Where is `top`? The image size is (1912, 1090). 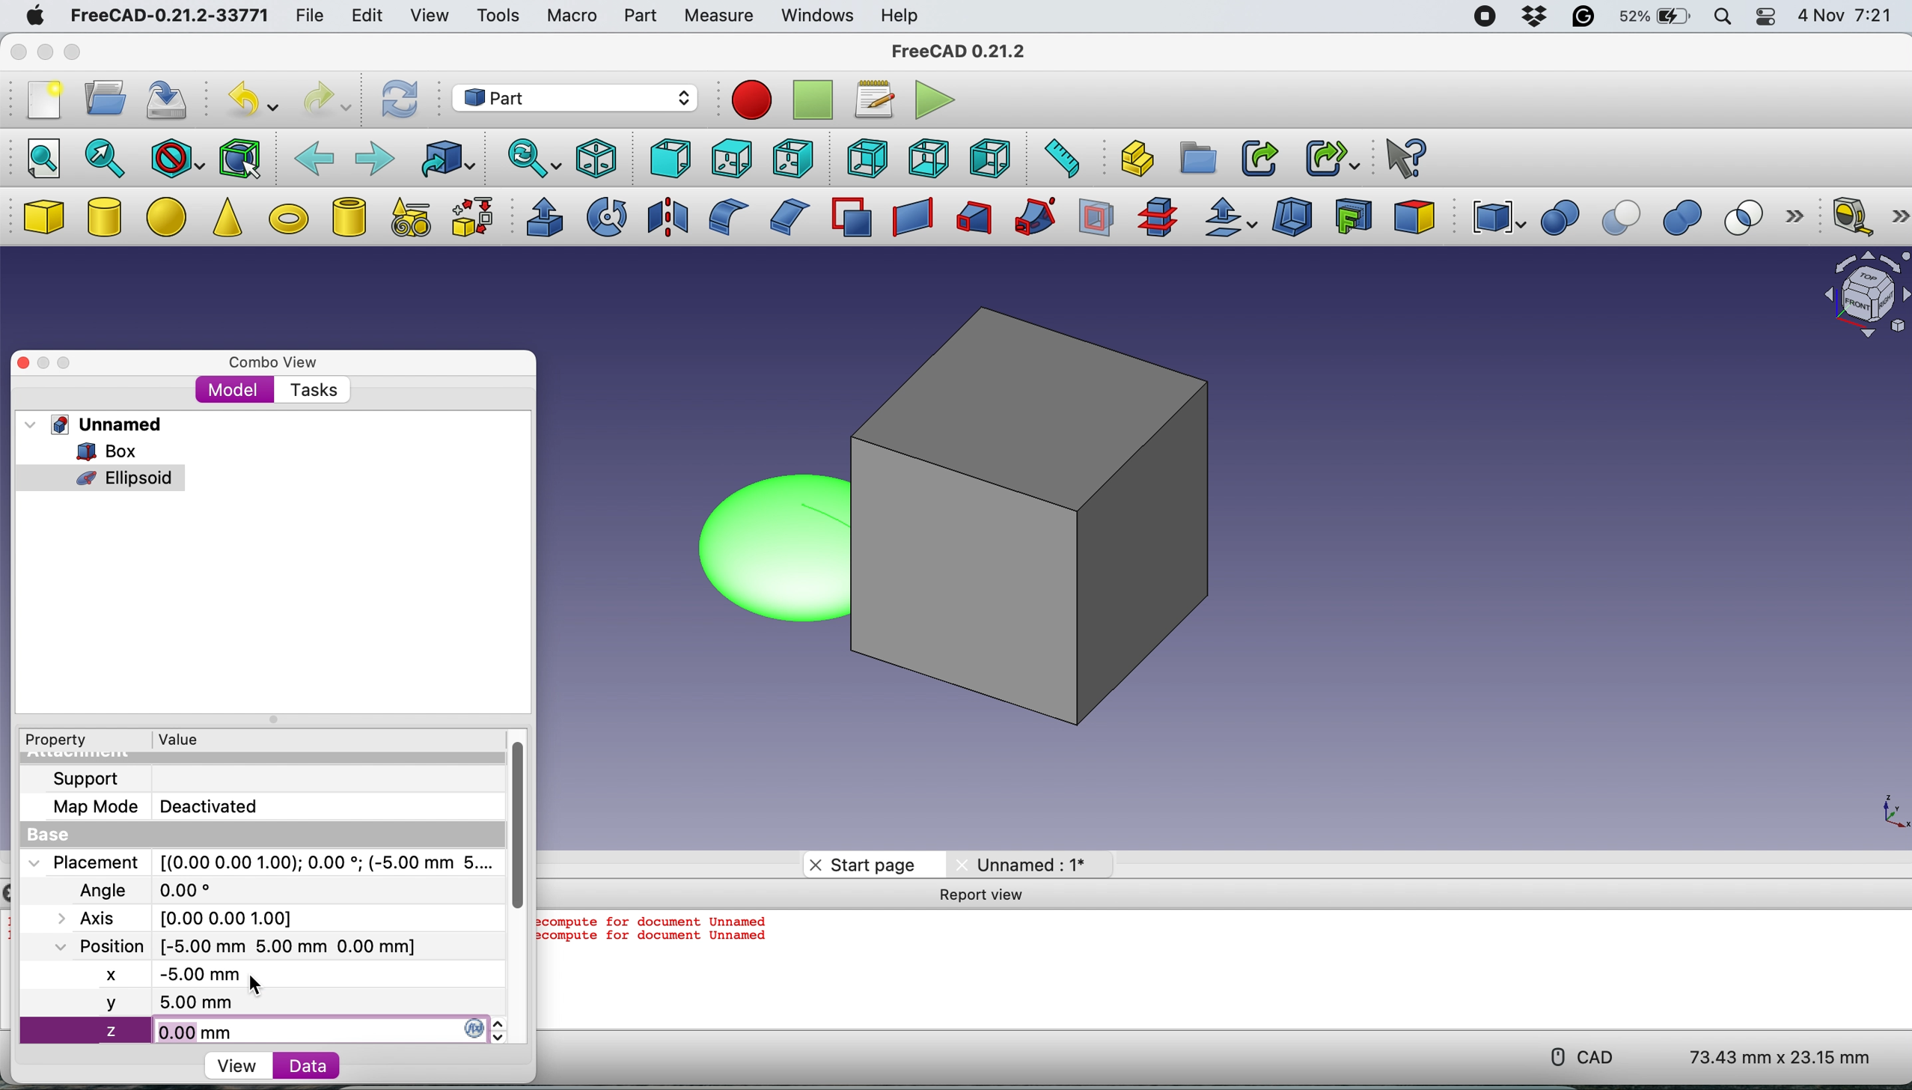 top is located at coordinates (729, 157).